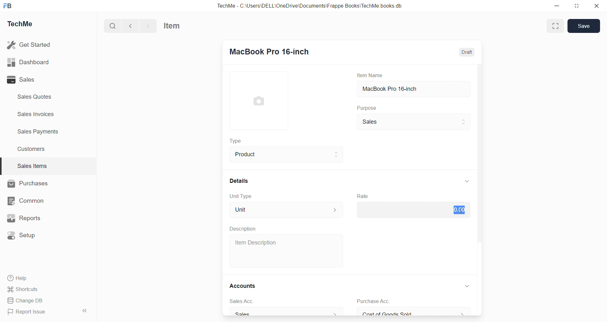 The height and width of the screenshot is (322, 607). What do you see at coordinates (24, 289) in the screenshot?
I see `Shortcuts` at bounding box center [24, 289].